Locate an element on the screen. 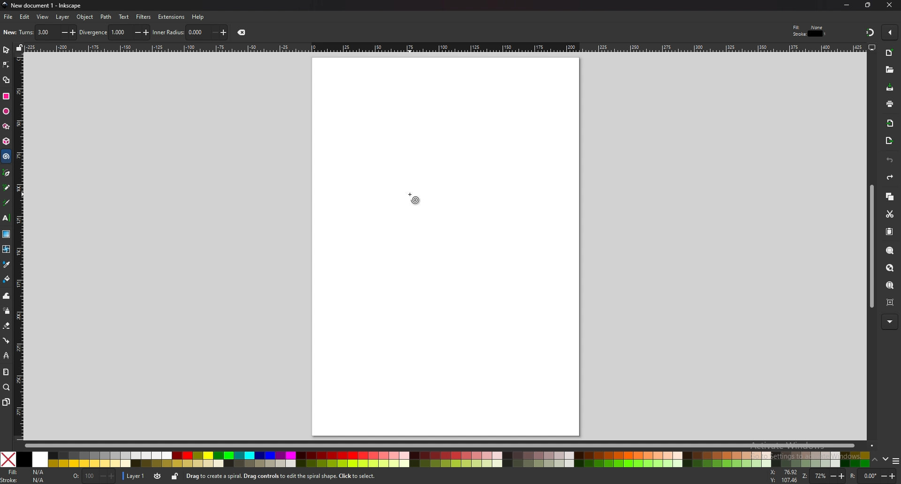  turns: 3.00 is located at coordinates (48, 32).